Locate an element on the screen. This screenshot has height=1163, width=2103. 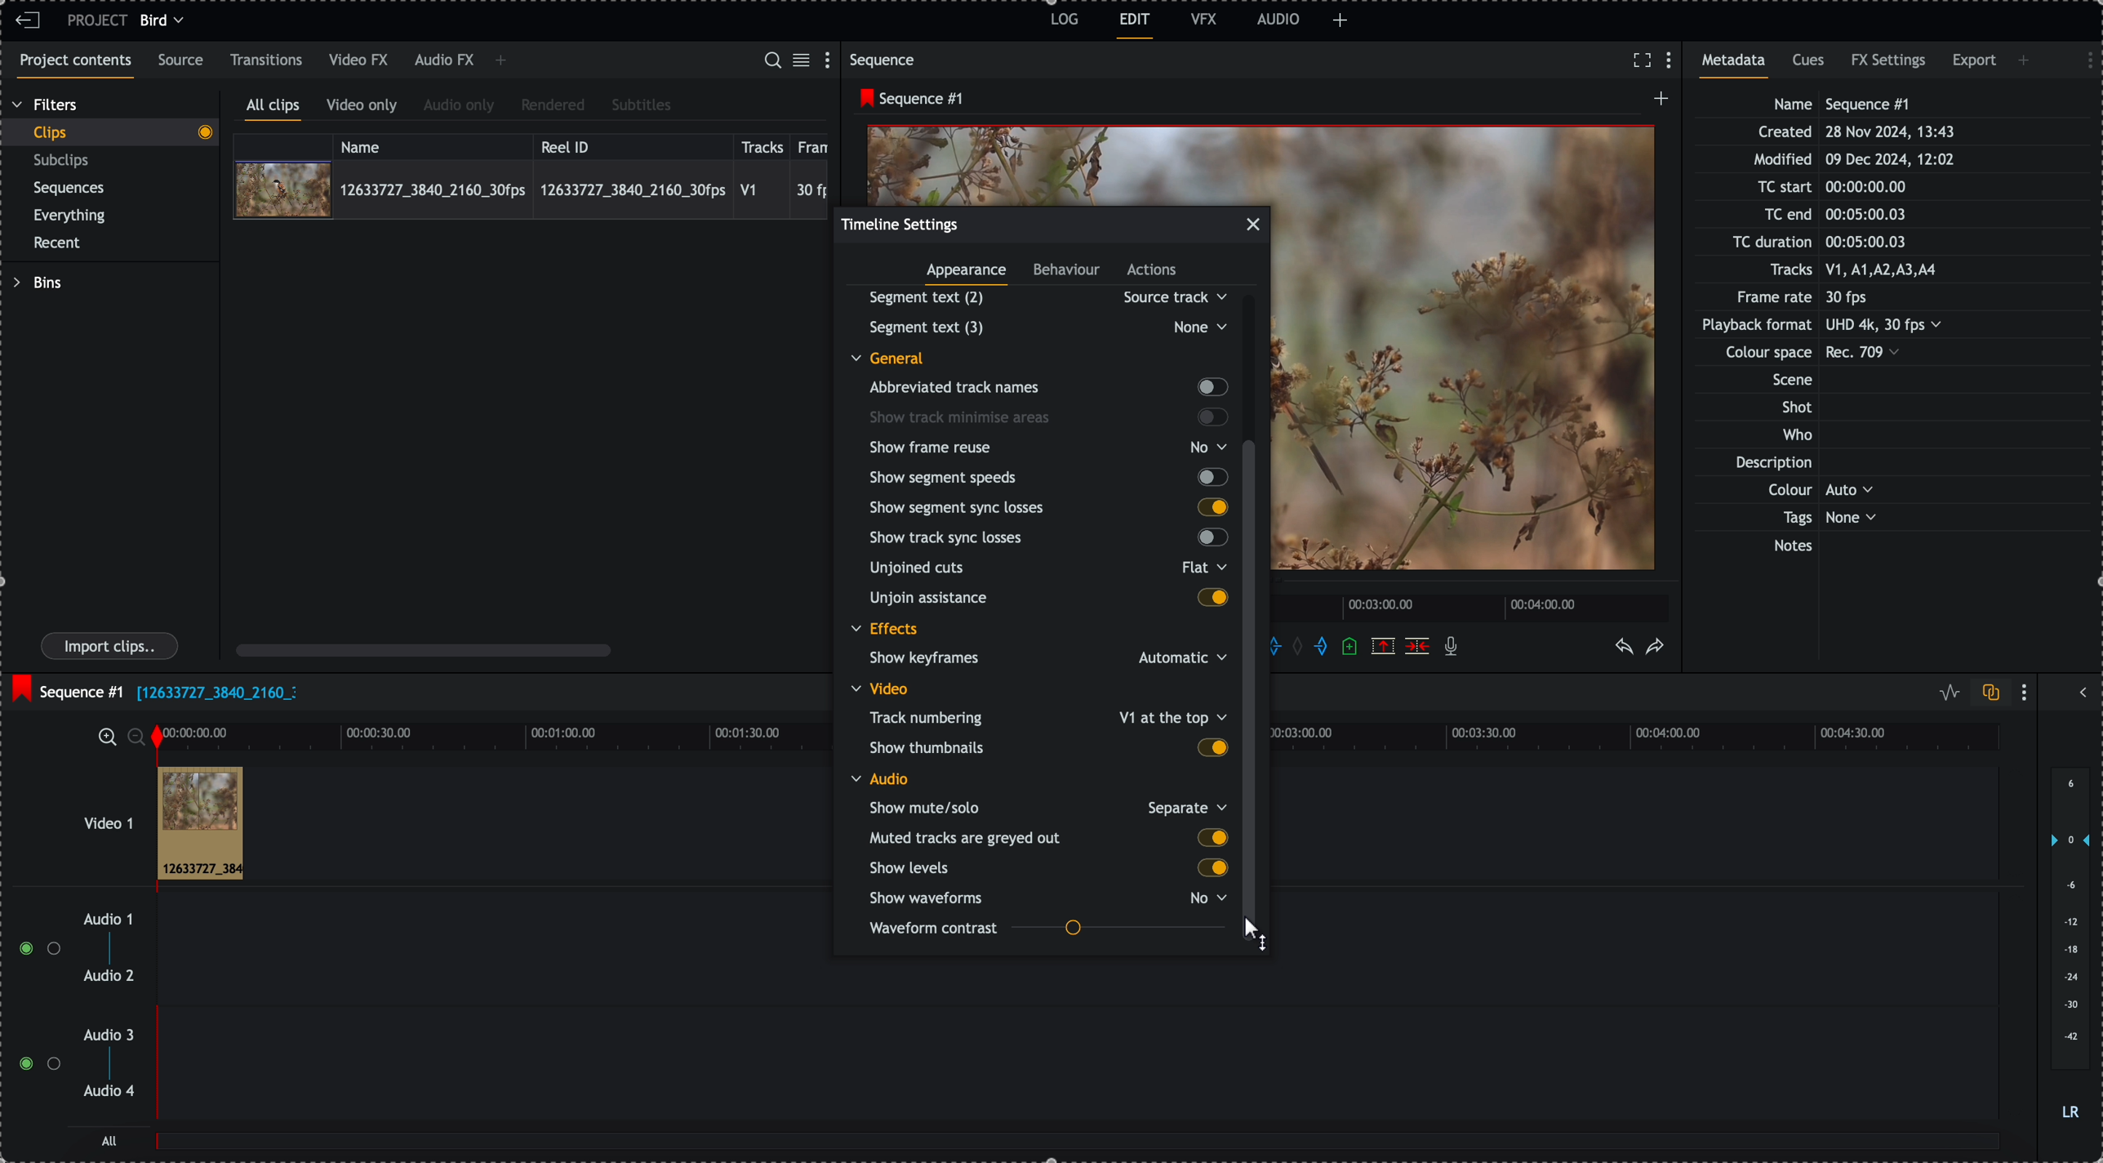
scroll bar is located at coordinates (424, 649).